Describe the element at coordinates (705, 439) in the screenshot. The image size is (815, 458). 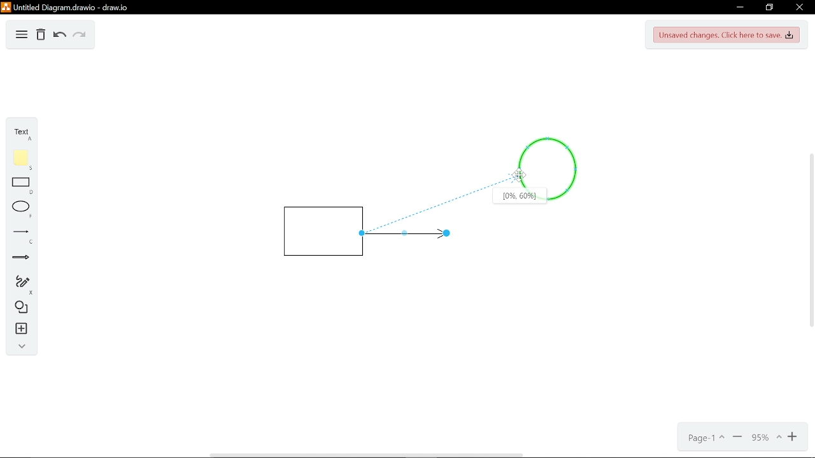
I see `Page- 1` at that location.